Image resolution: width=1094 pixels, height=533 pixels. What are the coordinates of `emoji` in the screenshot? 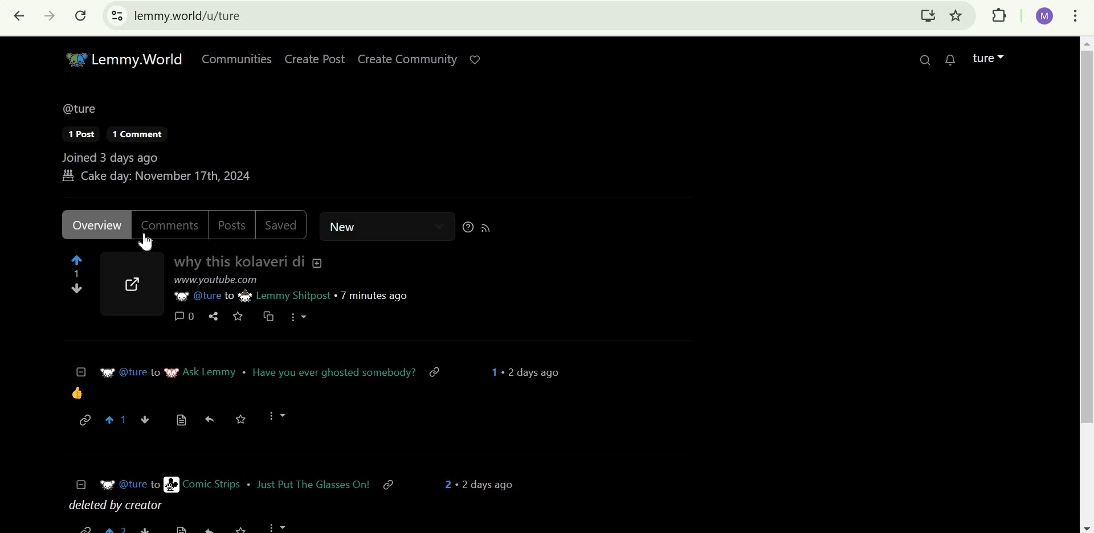 It's located at (78, 392).